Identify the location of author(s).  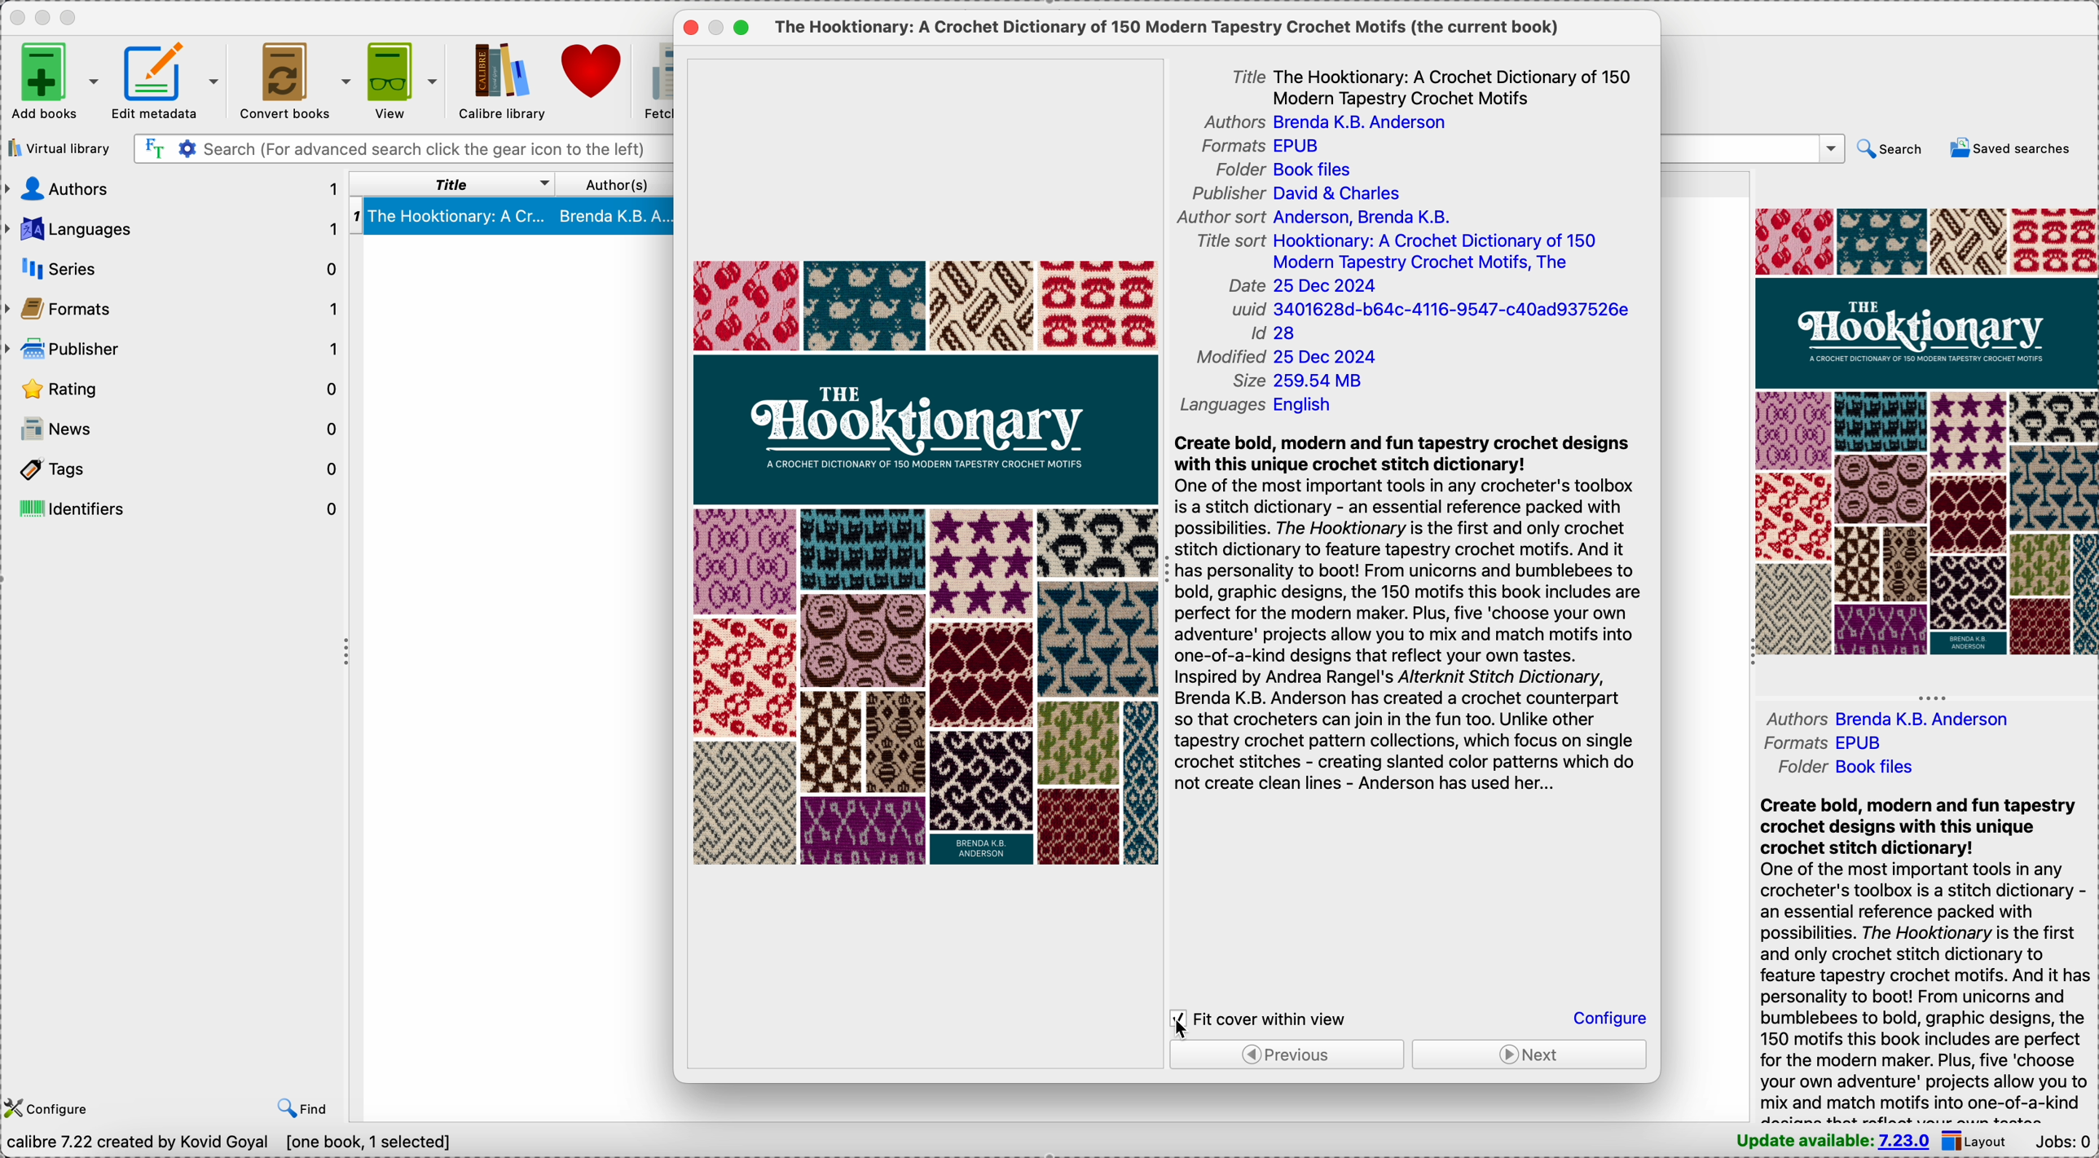
(617, 184).